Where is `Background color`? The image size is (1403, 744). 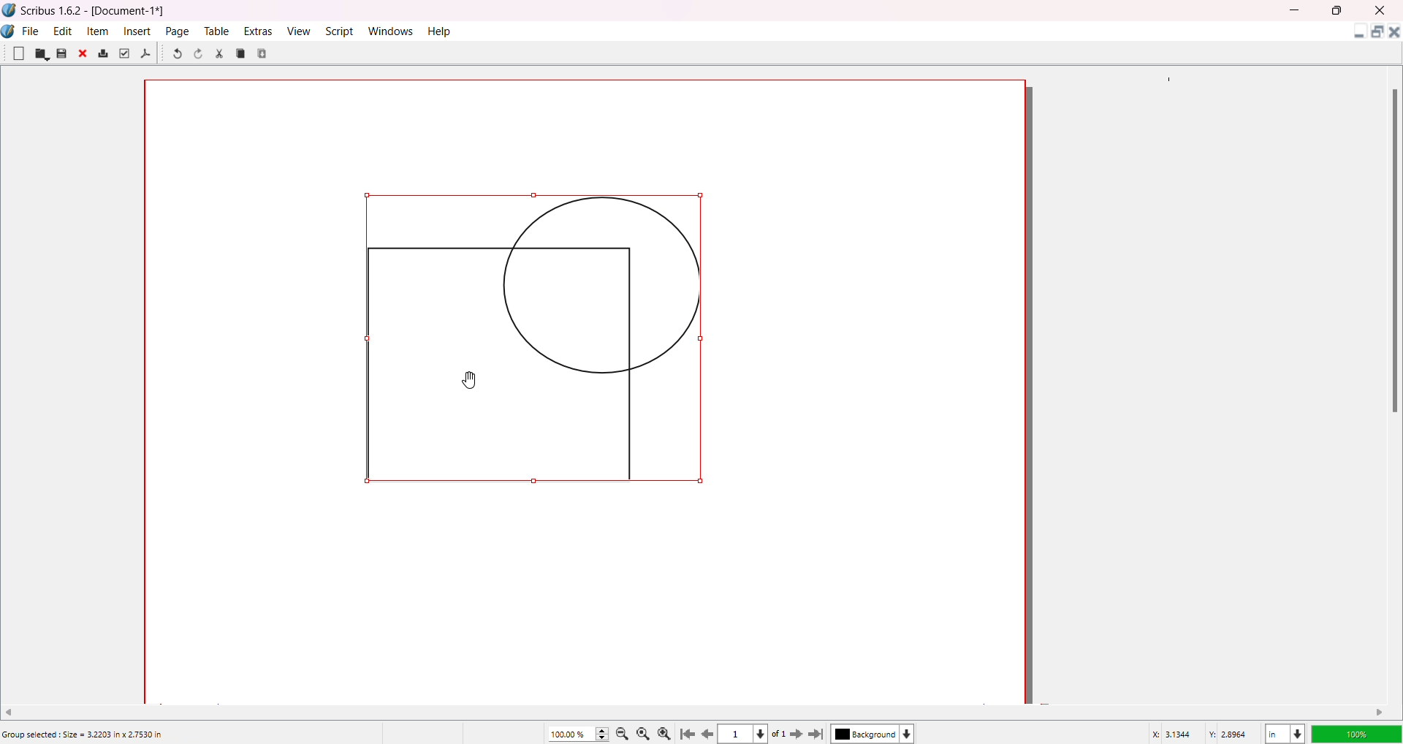 Background color is located at coordinates (876, 734).